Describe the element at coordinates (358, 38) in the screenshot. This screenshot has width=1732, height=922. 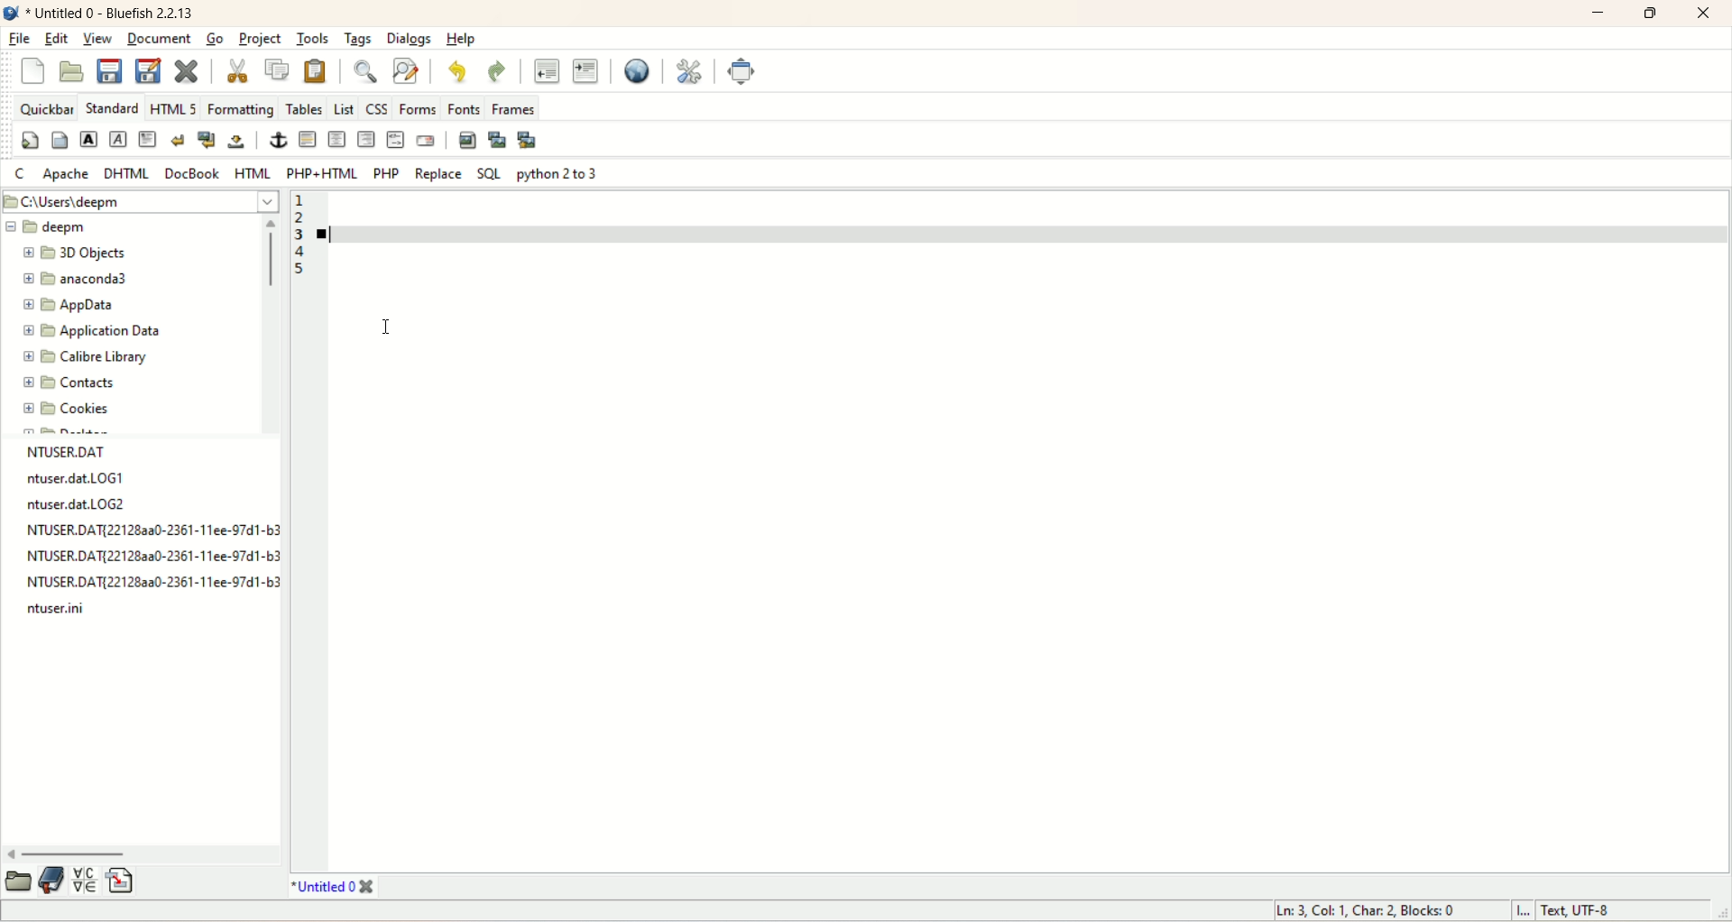
I see `tags` at that location.